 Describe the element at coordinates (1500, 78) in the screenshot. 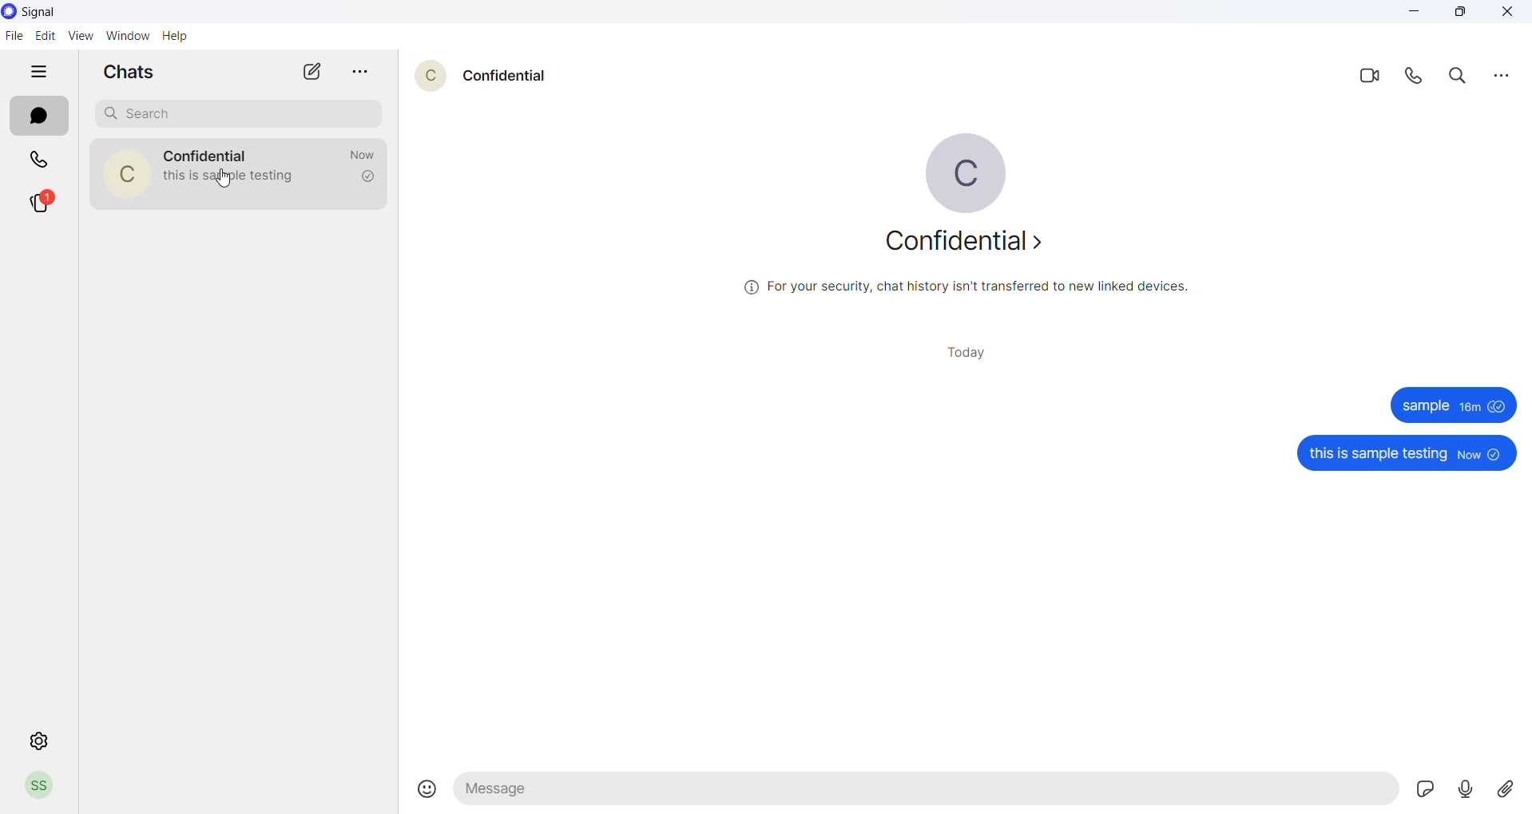

I see `options` at that location.